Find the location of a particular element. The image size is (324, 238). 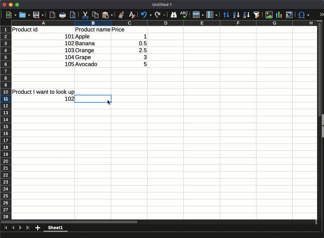

paste is located at coordinates (107, 15).